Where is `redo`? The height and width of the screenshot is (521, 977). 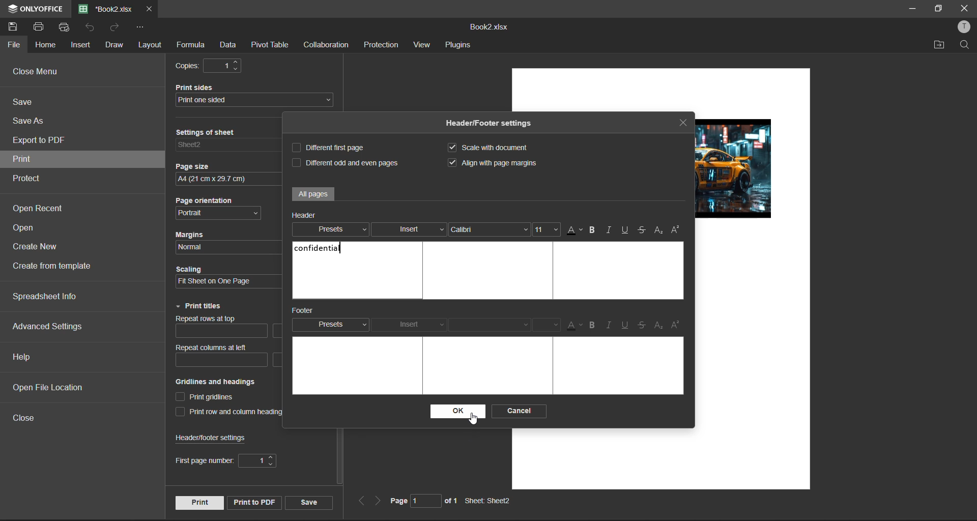
redo is located at coordinates (117, 29).